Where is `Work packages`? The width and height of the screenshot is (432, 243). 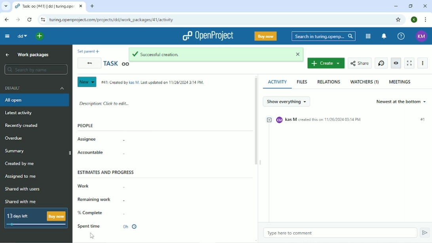 Work packages is located at coordinates (33, 55).